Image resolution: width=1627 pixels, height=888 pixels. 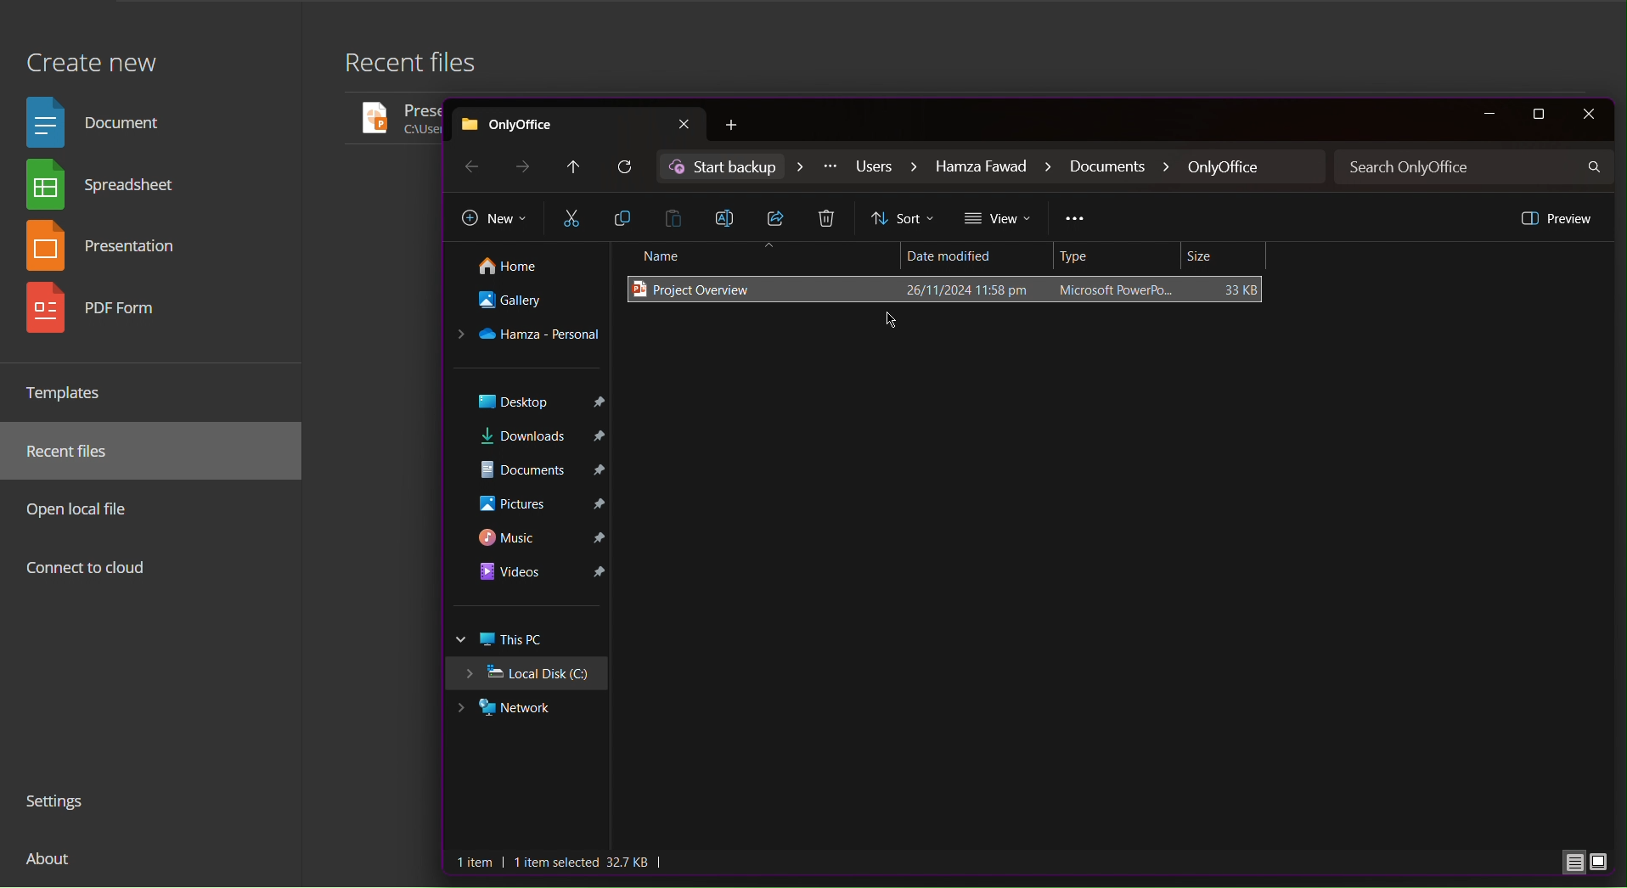 What do you see at coordinates (77, 452) in the screenshot?
I see `Recent Files` at bounding box center [77, 452].